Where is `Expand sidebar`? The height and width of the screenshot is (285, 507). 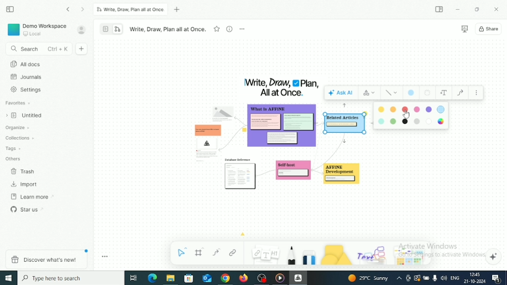 Expand sidebar is located at coordinates (440, 9).